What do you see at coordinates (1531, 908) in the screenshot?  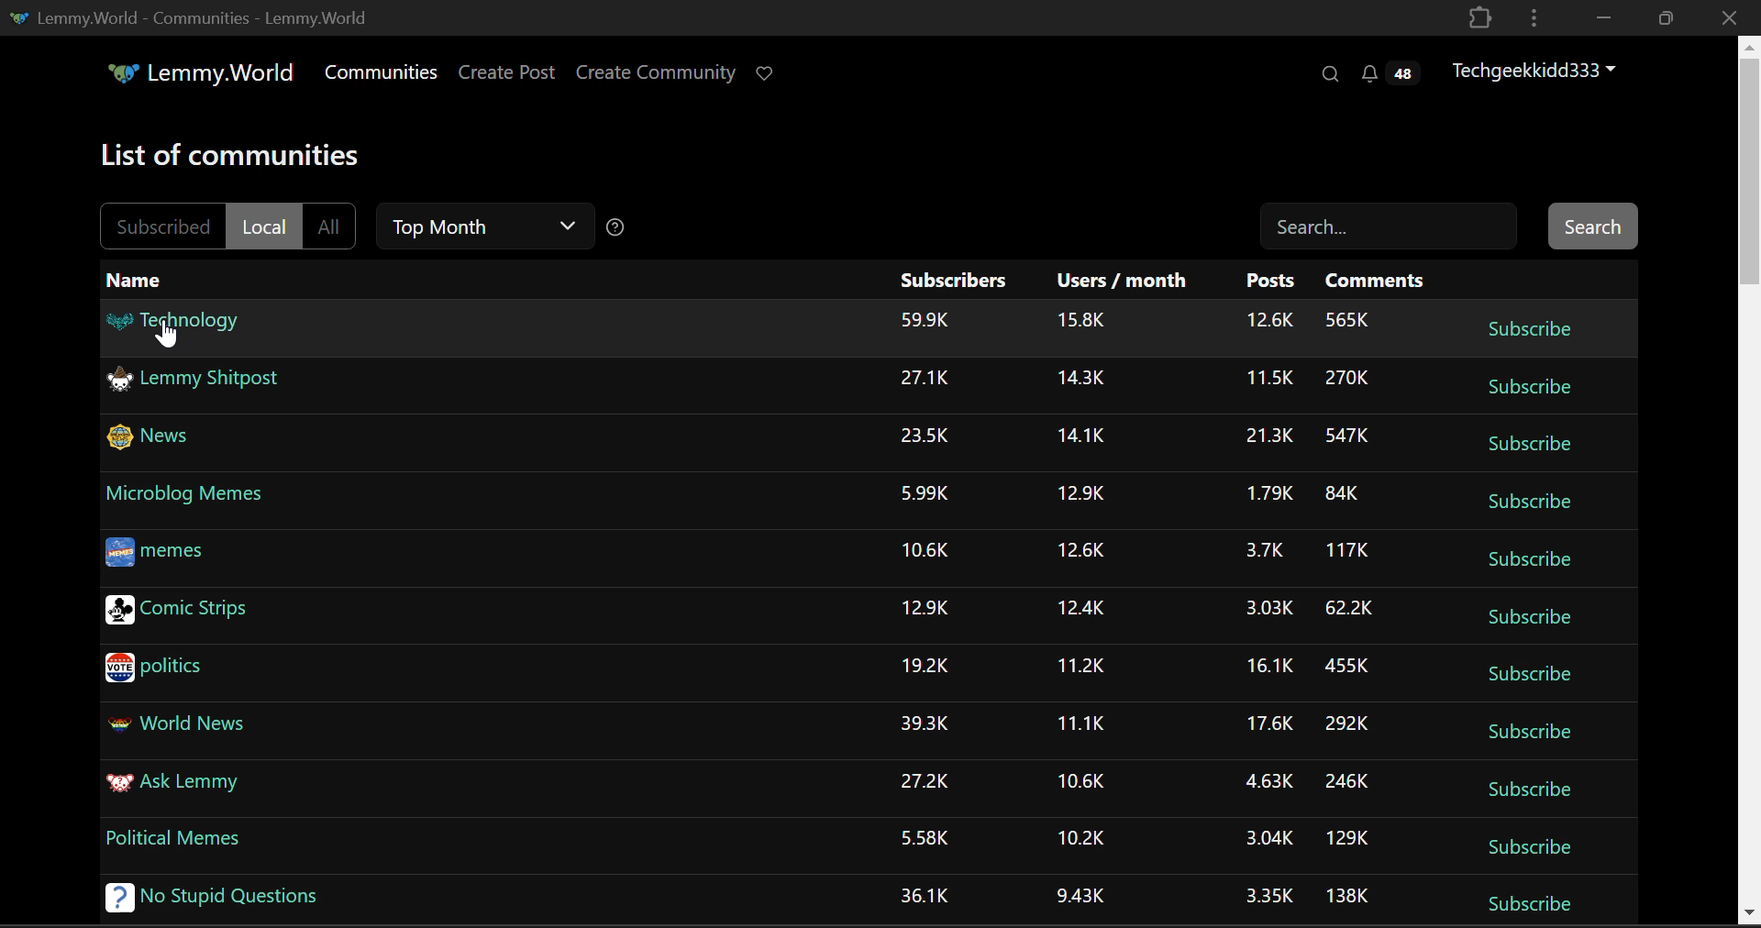 I see `Subscribe` at bounding box center [1531, 908].